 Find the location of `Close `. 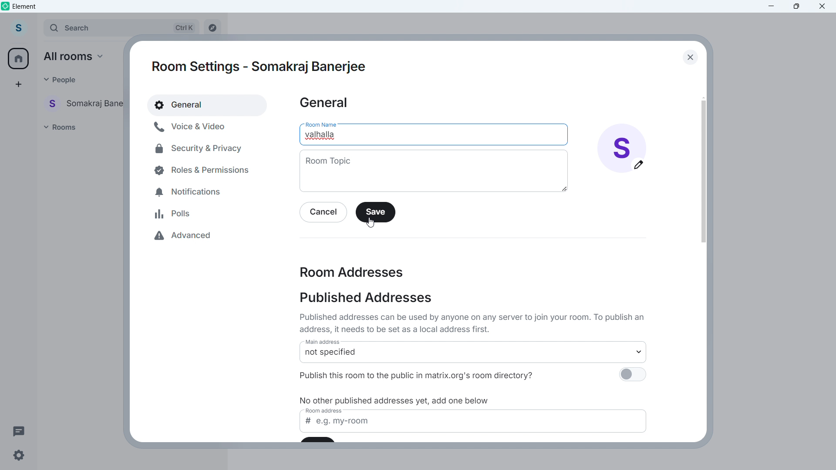

Close  is located at coordinates (689, 57).